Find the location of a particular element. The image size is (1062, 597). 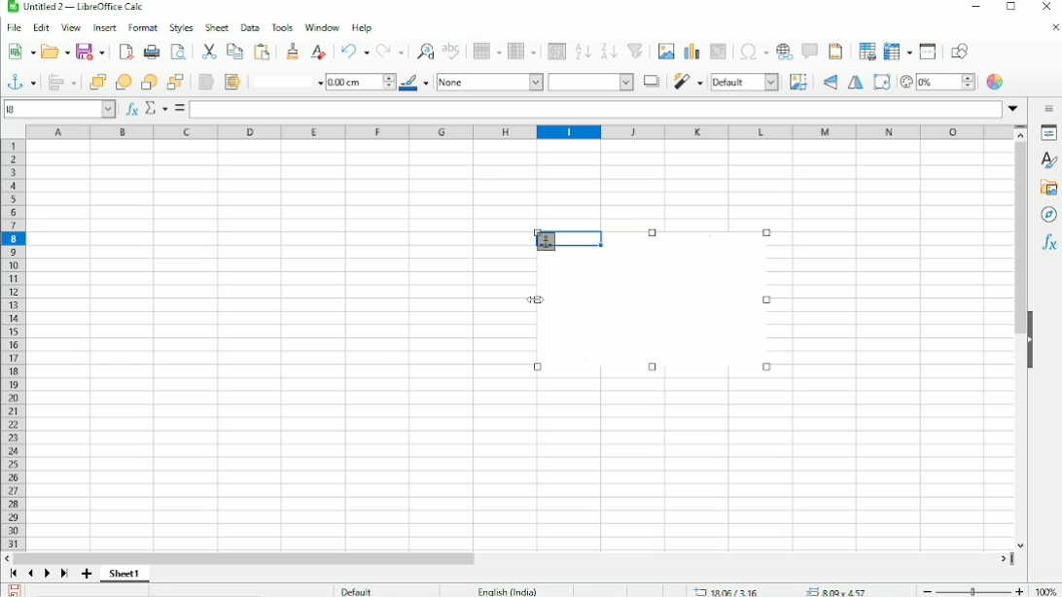

Shadow is located at coordinates (651, 81).